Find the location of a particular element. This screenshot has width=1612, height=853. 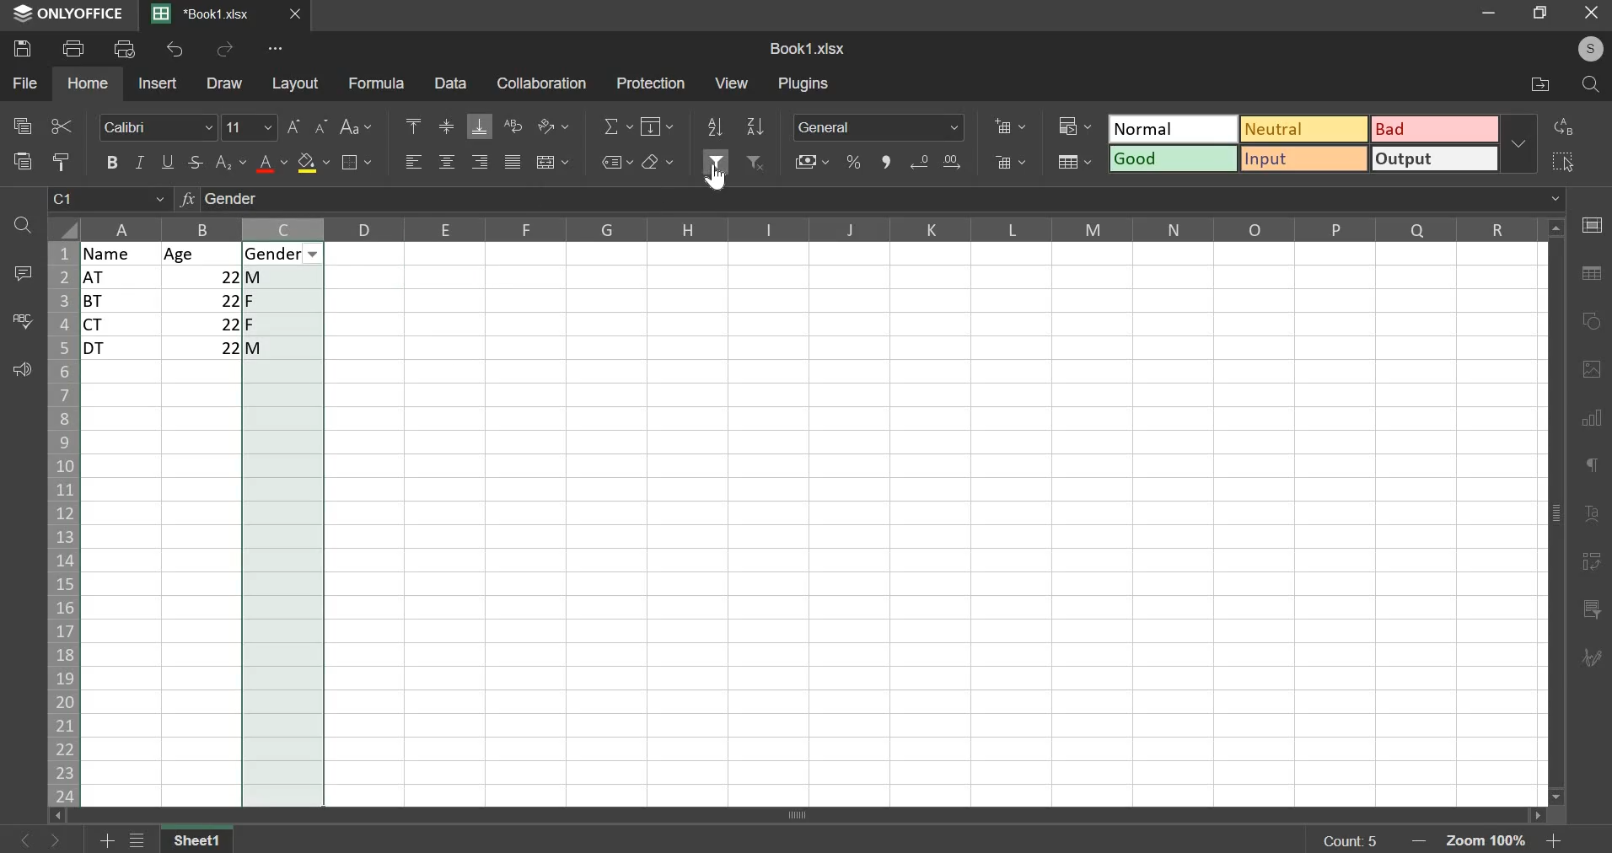

align right is located at coordinates (479, 162).